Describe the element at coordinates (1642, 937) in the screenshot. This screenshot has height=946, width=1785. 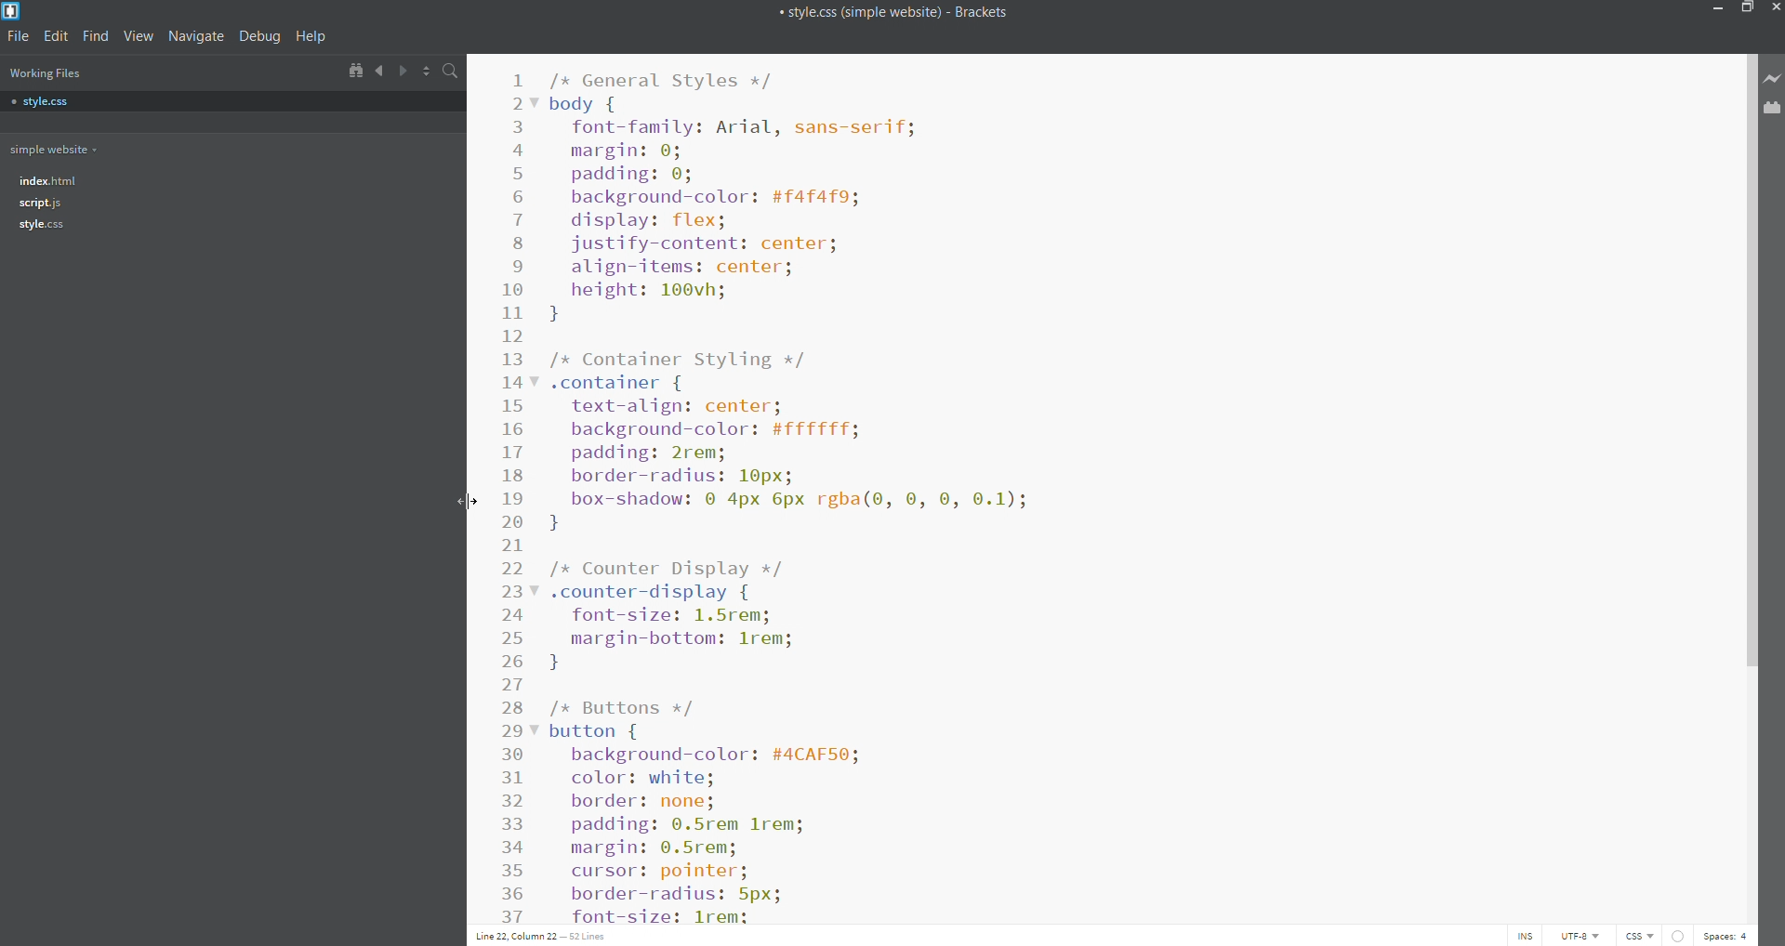
I see `file type` at that location.